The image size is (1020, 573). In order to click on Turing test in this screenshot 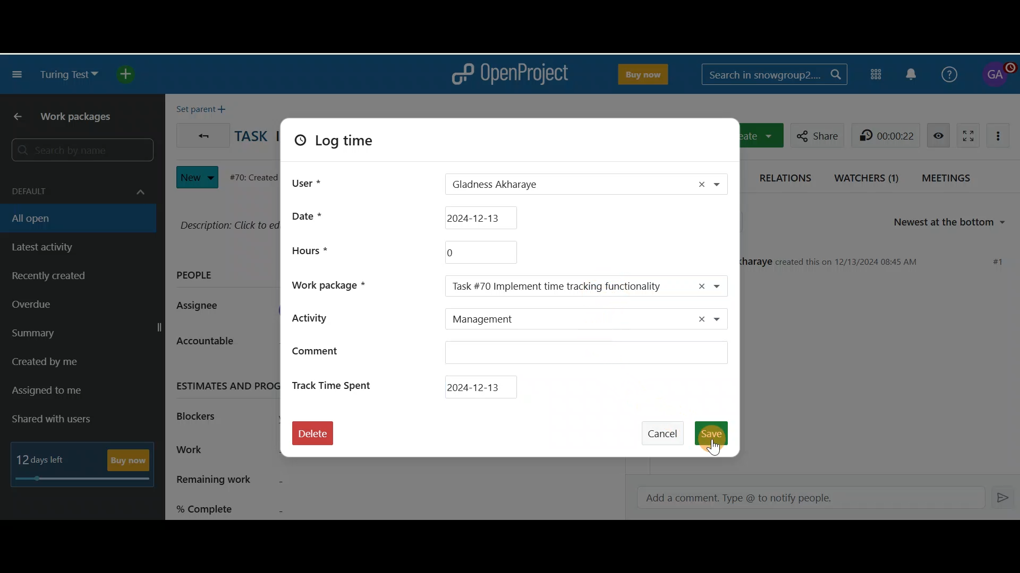, I will do `click(69, 75)`.